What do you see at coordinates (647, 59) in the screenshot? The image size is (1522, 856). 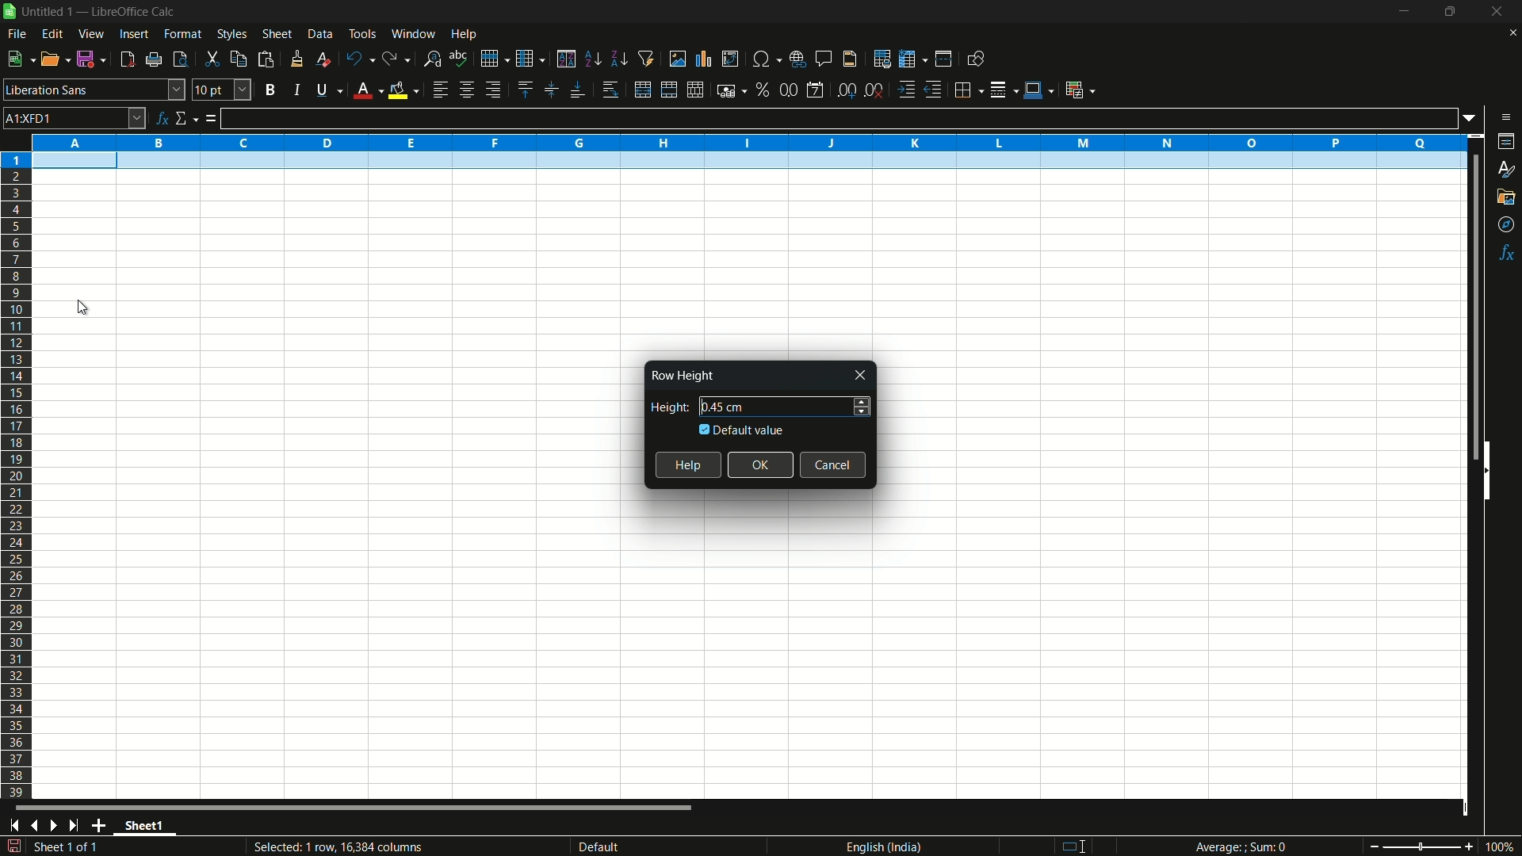 I see `auto filter` at bounding box center [647, 59].